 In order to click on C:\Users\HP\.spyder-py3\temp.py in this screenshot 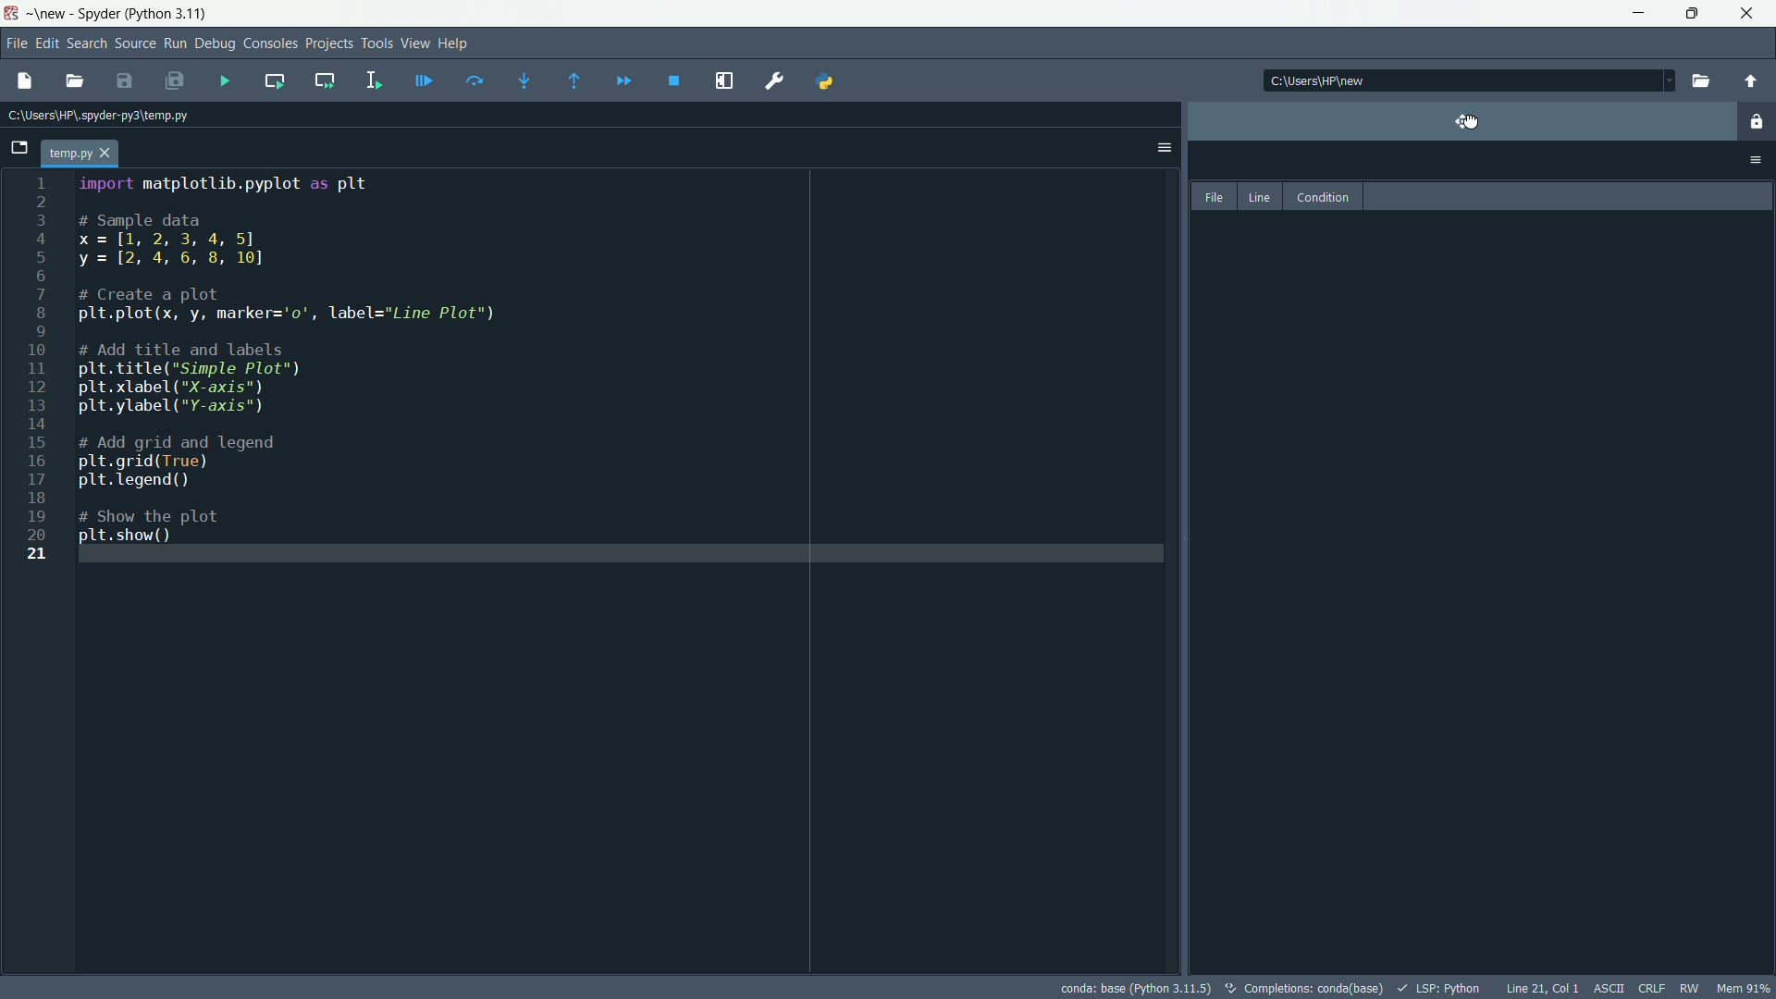, I will do `click(116, 115)`.